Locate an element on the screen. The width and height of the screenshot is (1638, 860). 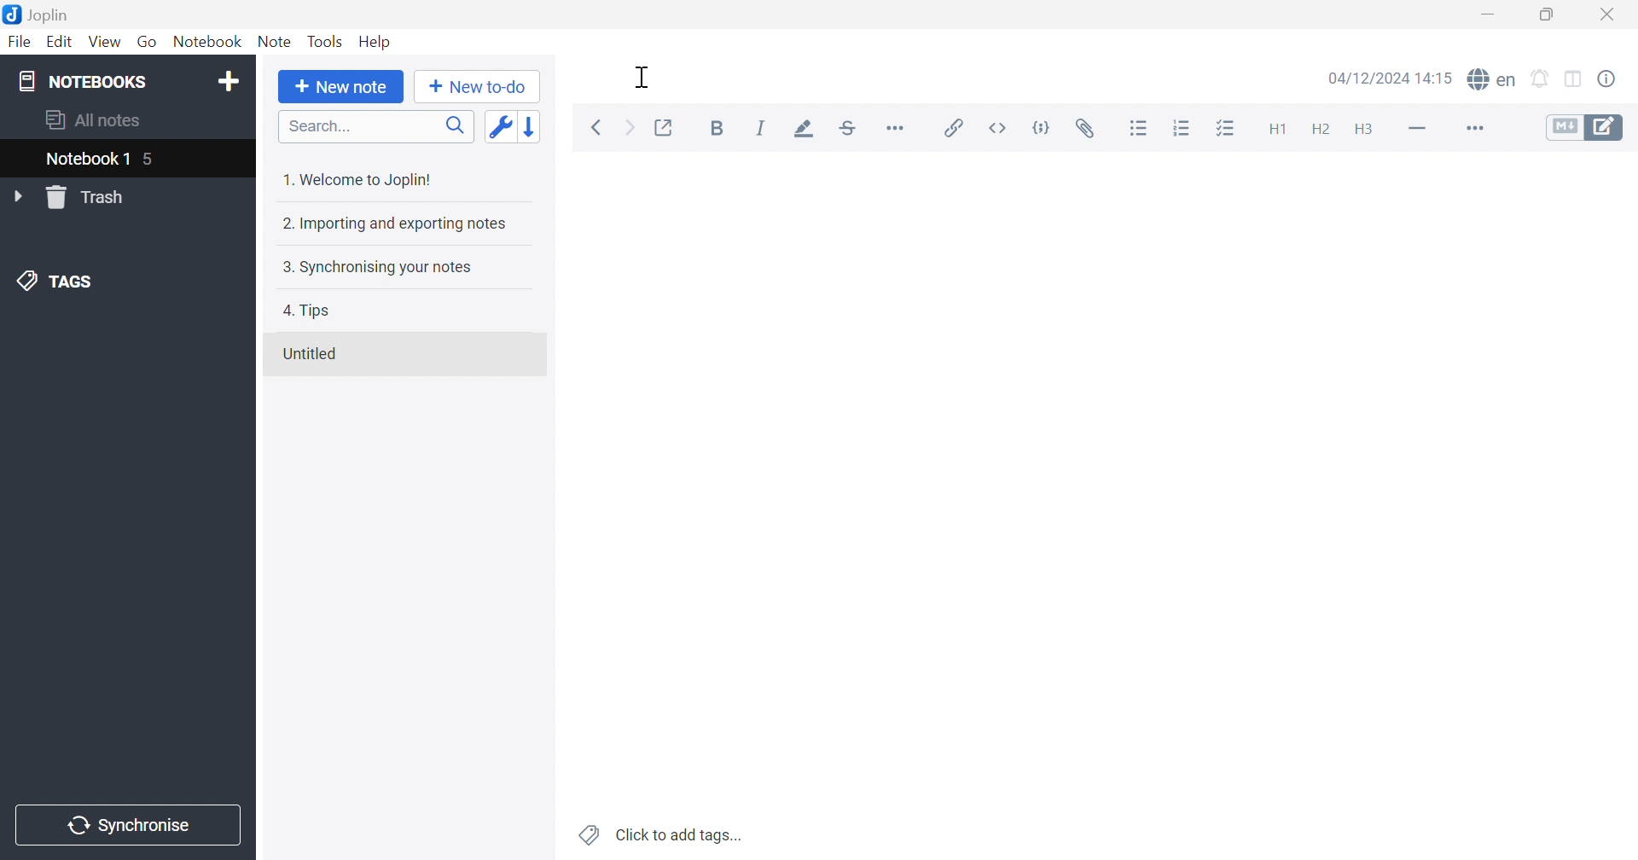
More... is located at coordinates (1472, 130).